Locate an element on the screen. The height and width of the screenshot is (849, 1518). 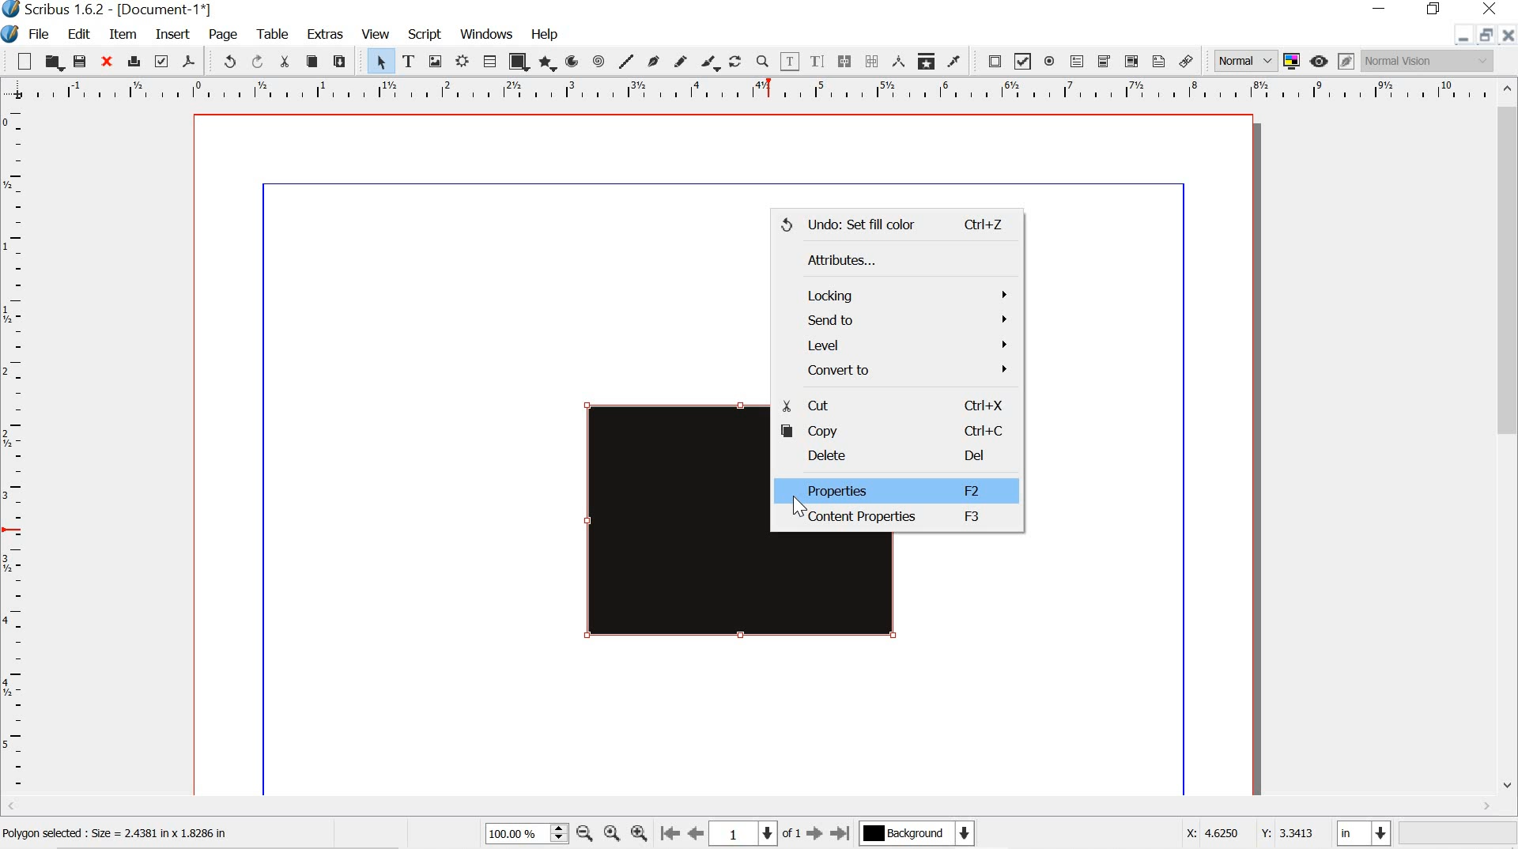
Undo: Set fill color is located at coordinates (893, 225).